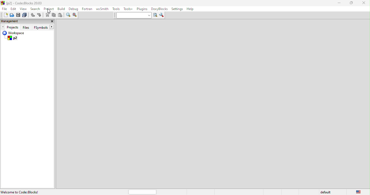 The height and width of the screenshot is (195, 370). What do you see at coordinates (74, 9) in the screenshot?
I see `debug` at bounding box center [74, 9].